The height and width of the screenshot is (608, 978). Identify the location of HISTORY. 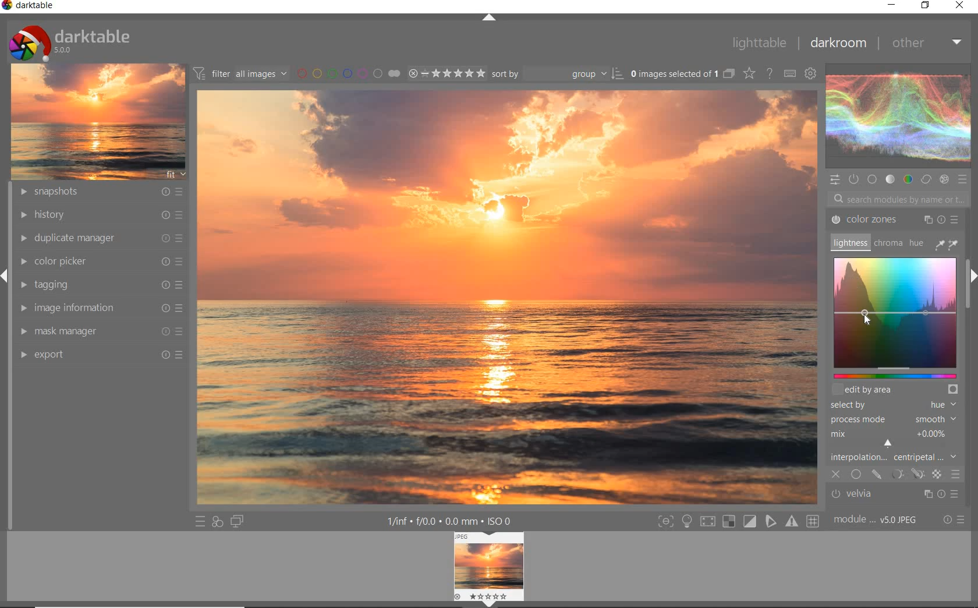
(100, 215).